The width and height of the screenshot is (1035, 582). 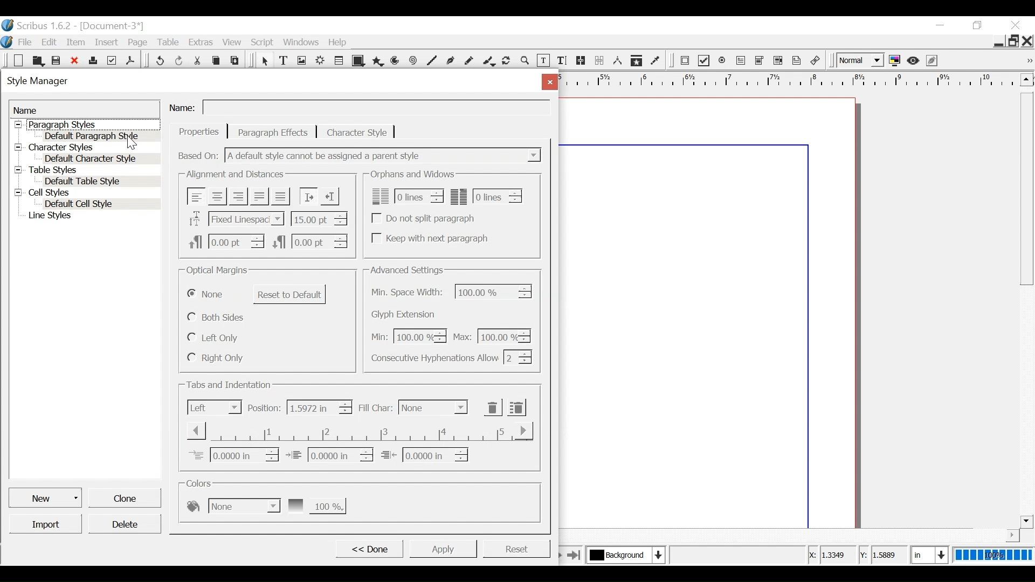 What do you see at coordinates (7, 41) in the screenshot?
I see `Logo` at bounding box center [7, 41].